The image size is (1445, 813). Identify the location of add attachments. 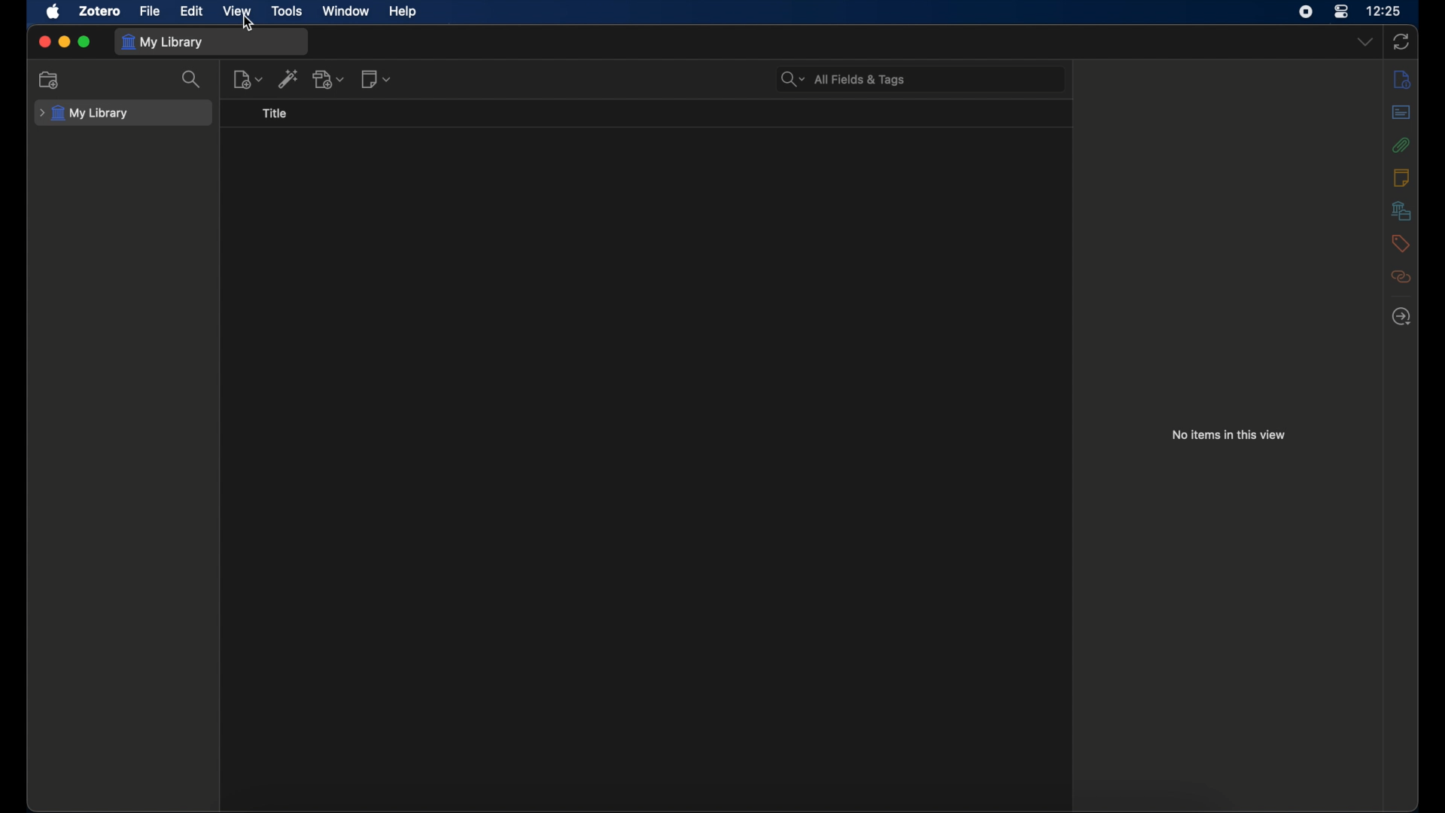
(330, 80).